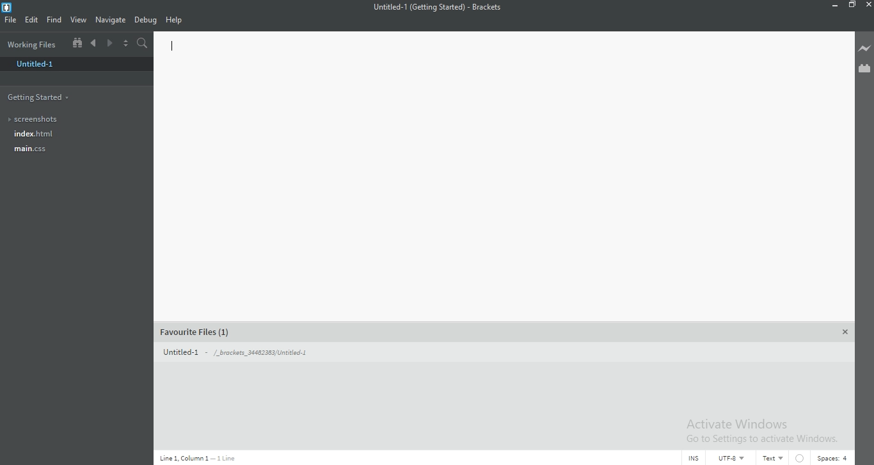 This screenshot has width=874, height=465. Describe the element at coordinates (54, 20) in the screenshot. I see `Find` at that location.